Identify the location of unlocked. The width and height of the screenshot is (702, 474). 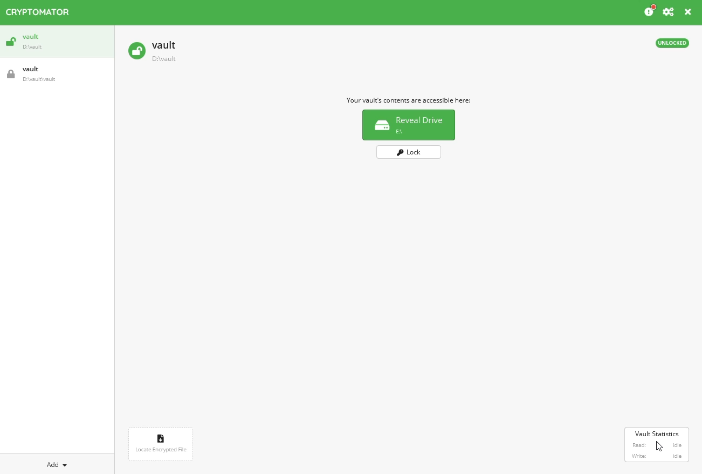
(673, 43).